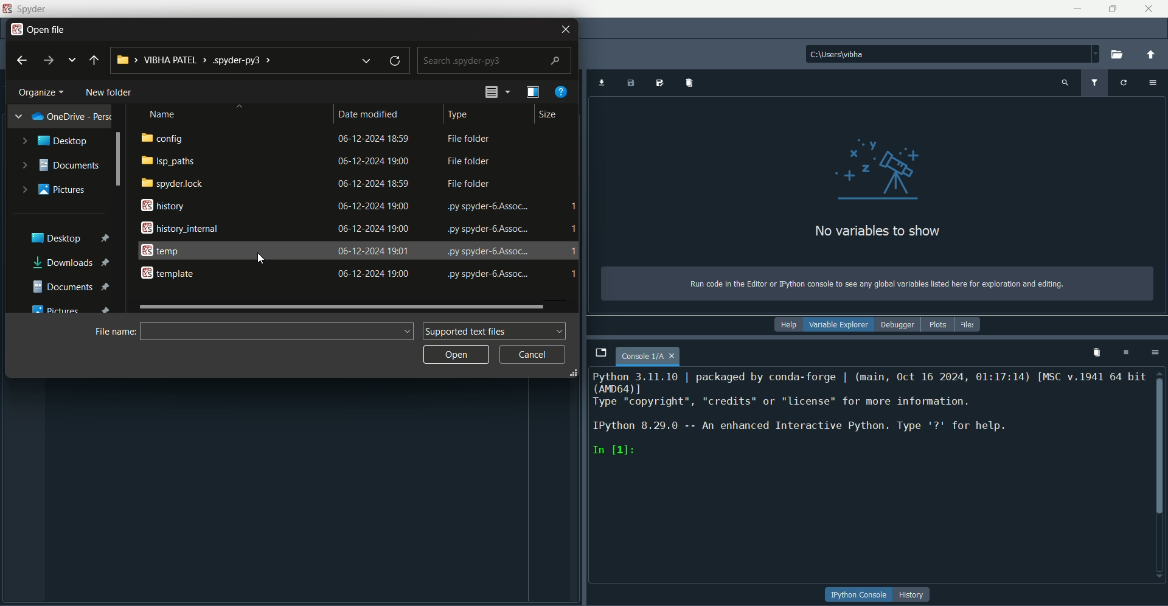 The width and height of the screenshot is (1168, 606). I want to click on date, so click(372, 251).